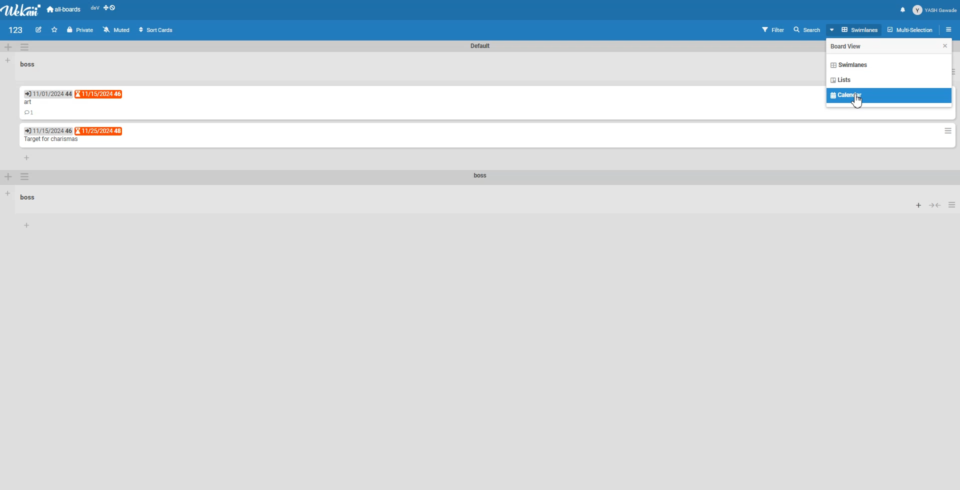  Describe the element at coordinates (80, 30) in the screenshot. I see `Private` at that location.